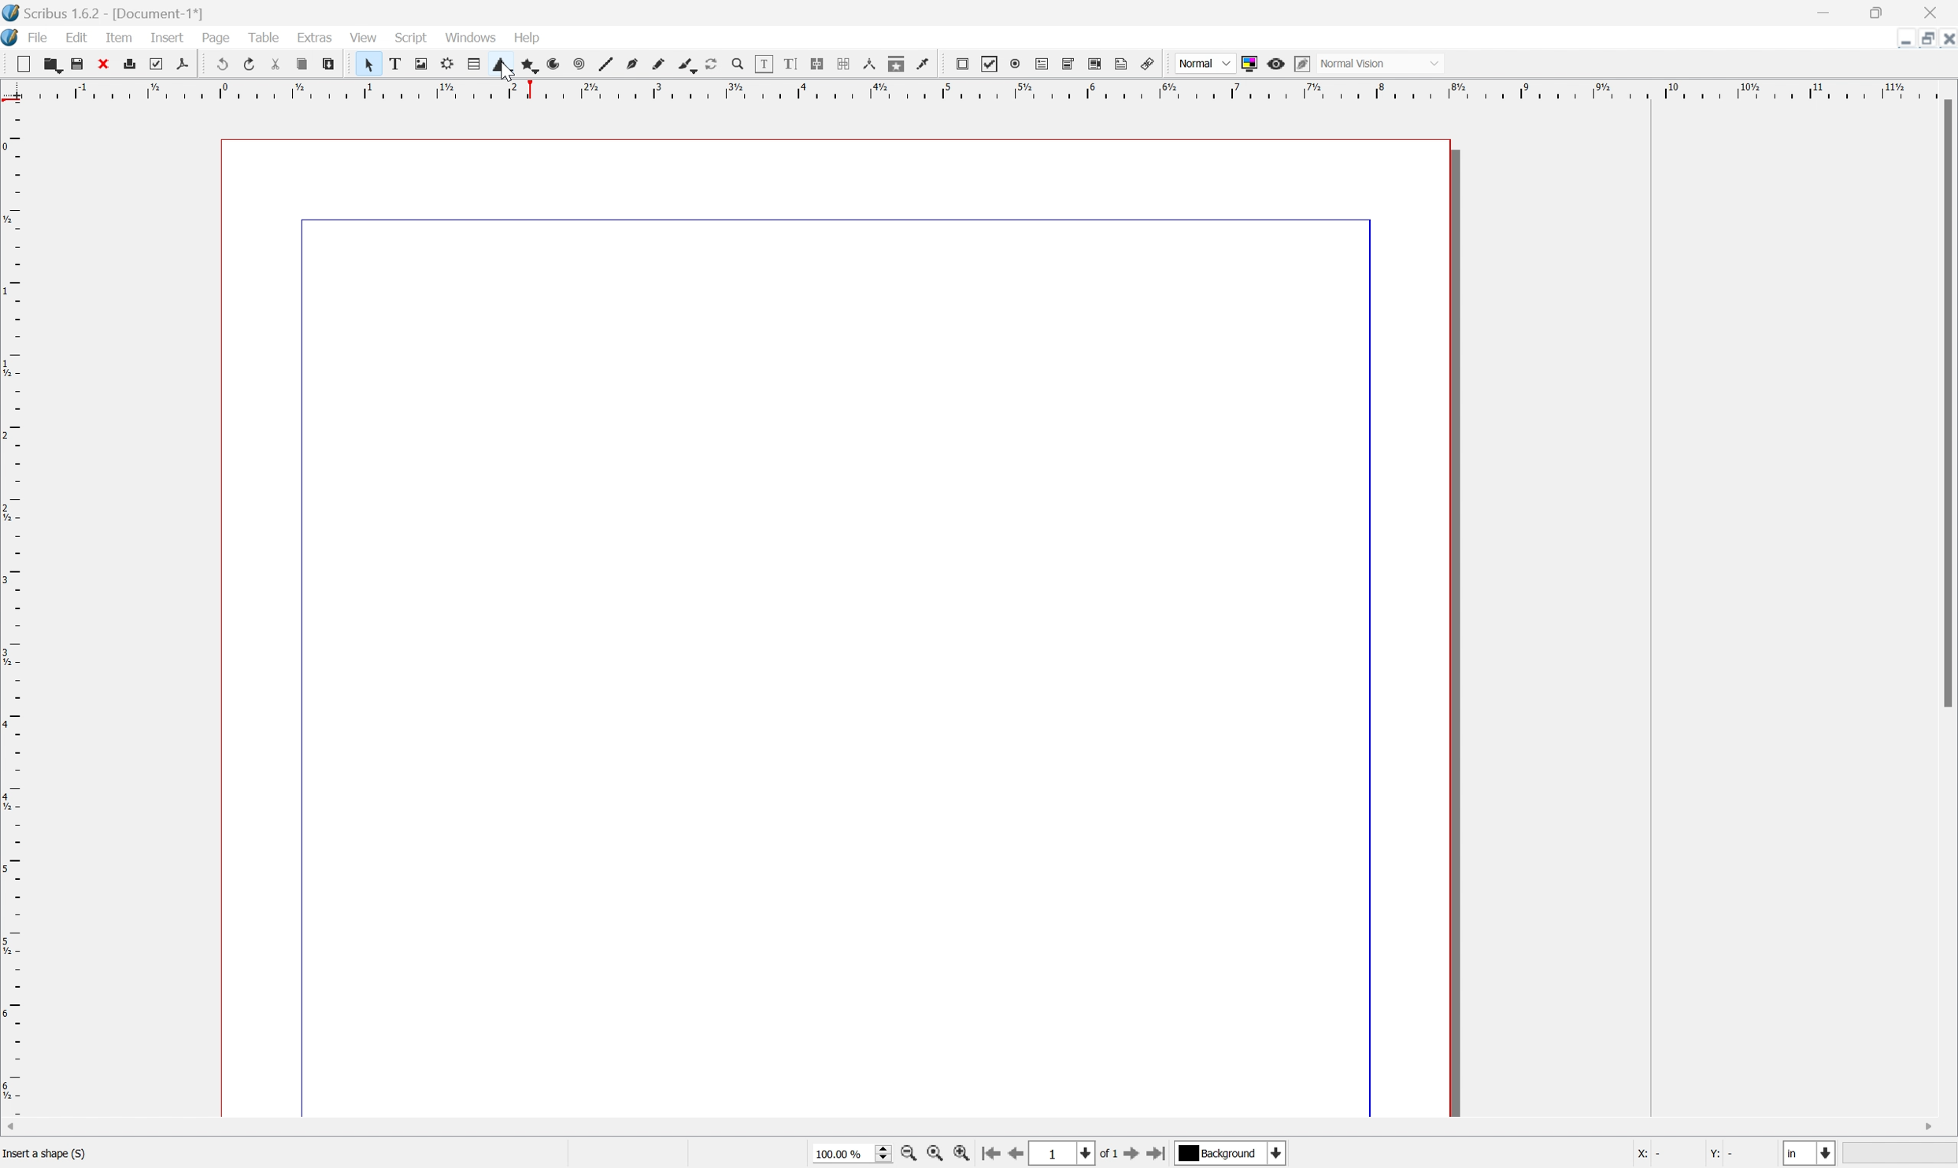 Image resolution: width=1958 pixels, height=1168 pixels. Describe the element at coordinates (990, 61) in the screenshot. I see `PDF checkbox` at that location.